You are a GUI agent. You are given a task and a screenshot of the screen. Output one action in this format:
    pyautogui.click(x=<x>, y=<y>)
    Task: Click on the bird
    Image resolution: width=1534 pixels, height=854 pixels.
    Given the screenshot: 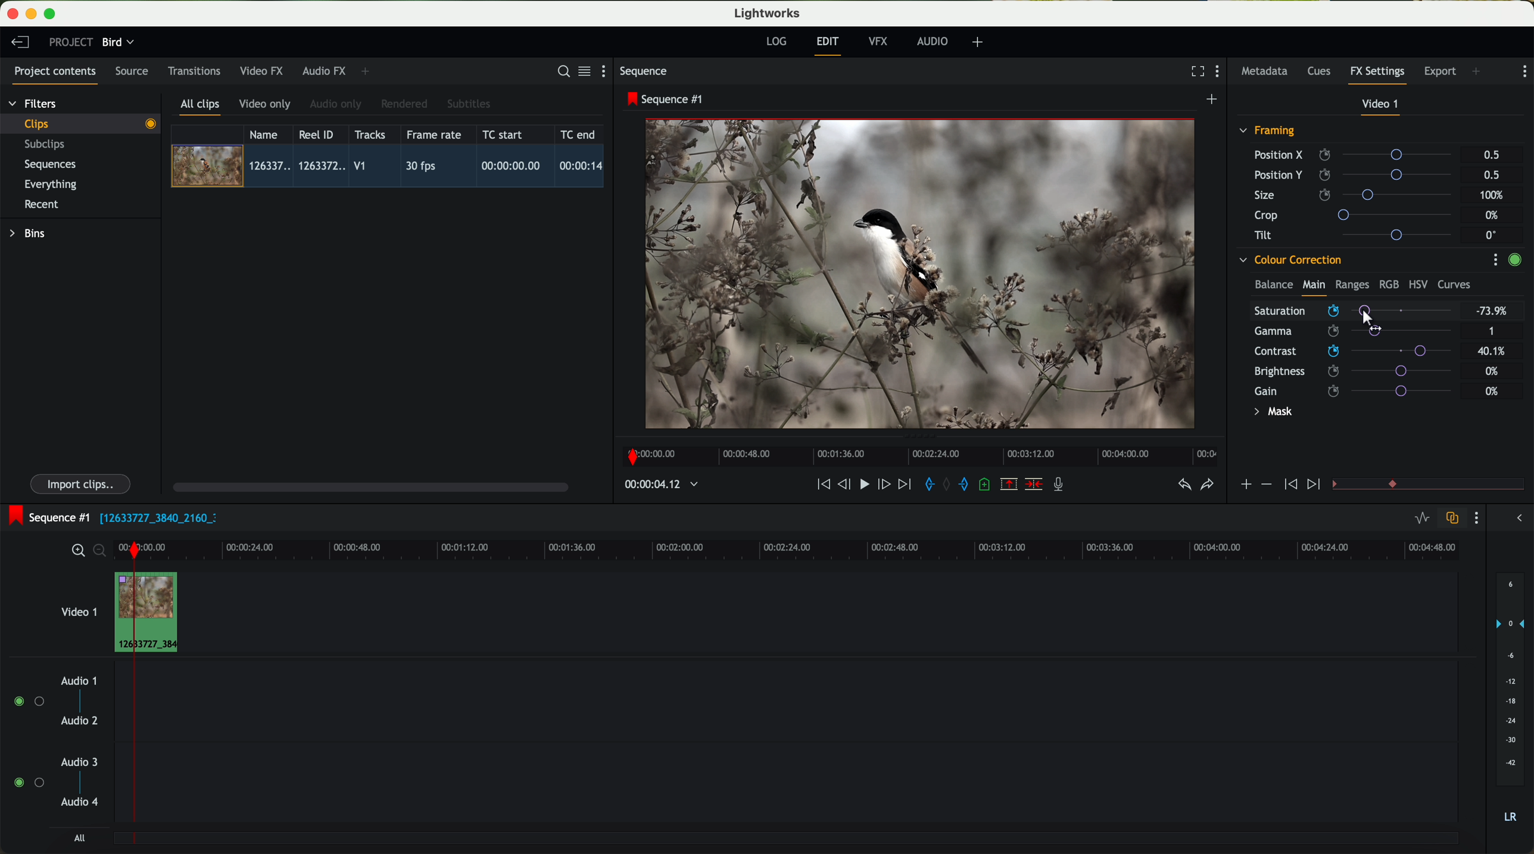 What is the action you would take?
    pyautogui.click(x=118, y=43)
    